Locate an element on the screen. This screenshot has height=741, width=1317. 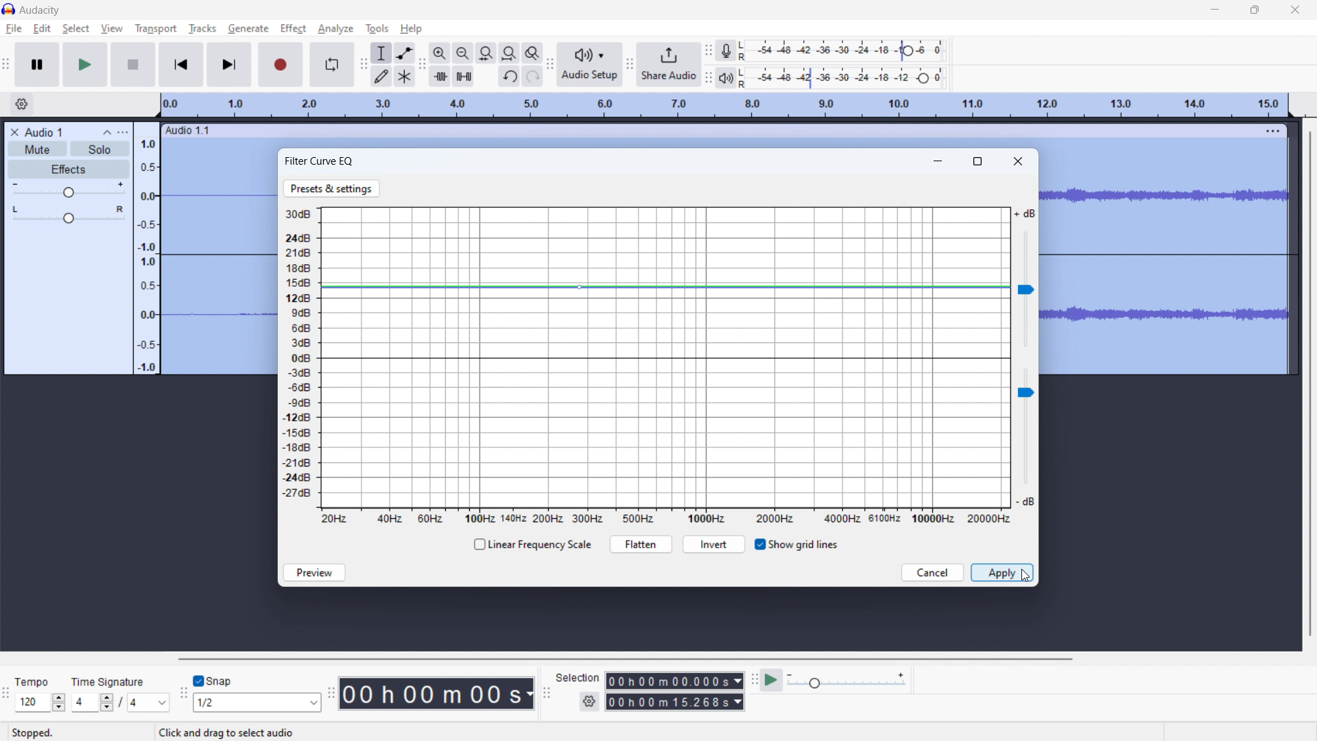
linear frequency scale checkbox is located at coordinates (531, 545).